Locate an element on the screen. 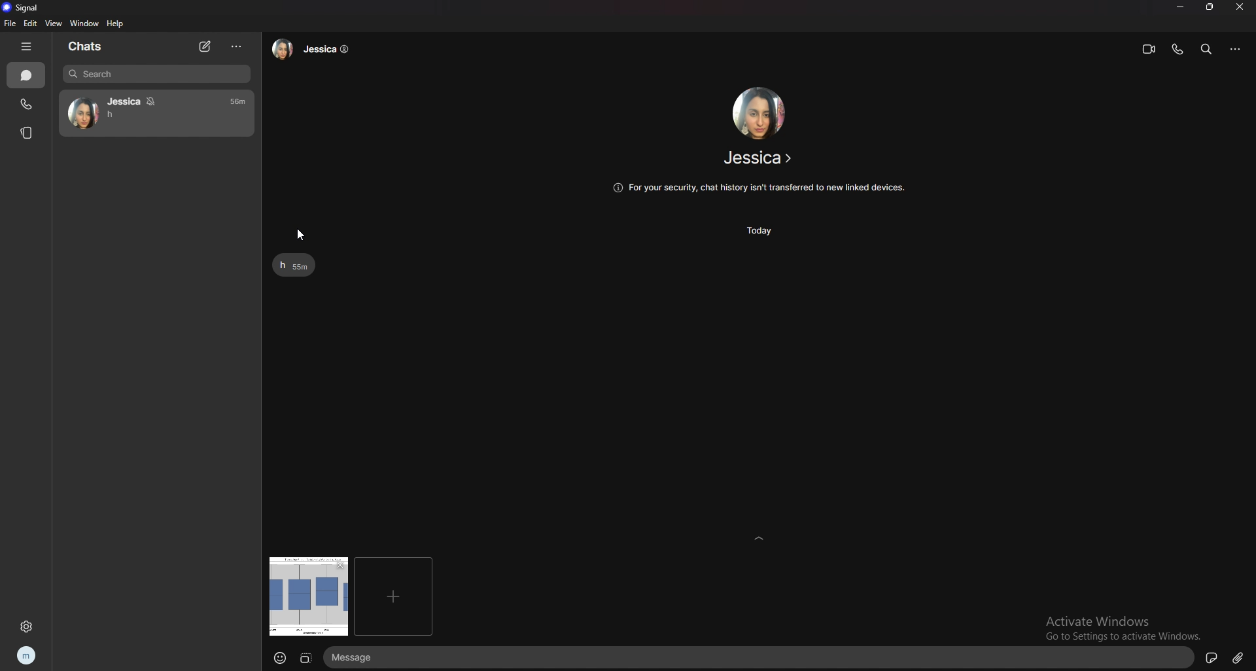  contact is located at coordinates (759, 158).